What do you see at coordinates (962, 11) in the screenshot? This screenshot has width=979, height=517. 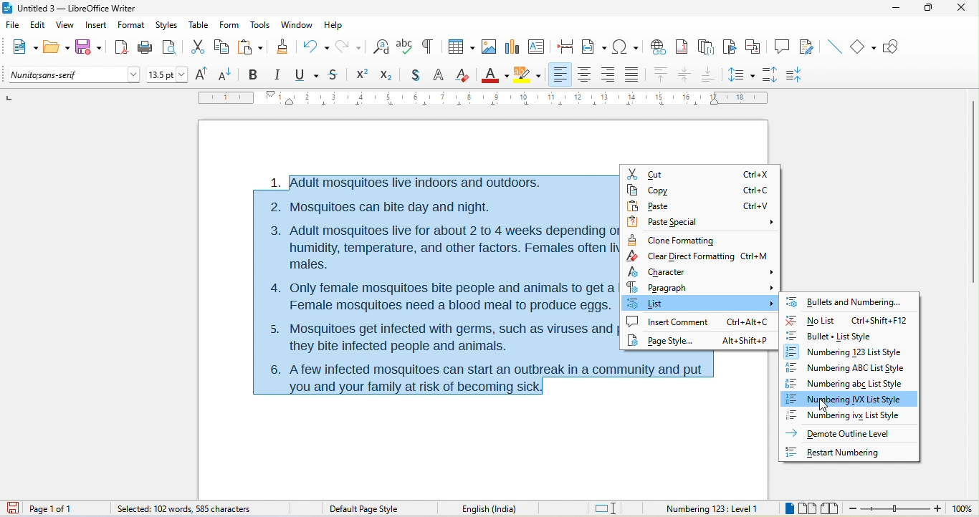 I see `close` at bounding box center [962, 11].